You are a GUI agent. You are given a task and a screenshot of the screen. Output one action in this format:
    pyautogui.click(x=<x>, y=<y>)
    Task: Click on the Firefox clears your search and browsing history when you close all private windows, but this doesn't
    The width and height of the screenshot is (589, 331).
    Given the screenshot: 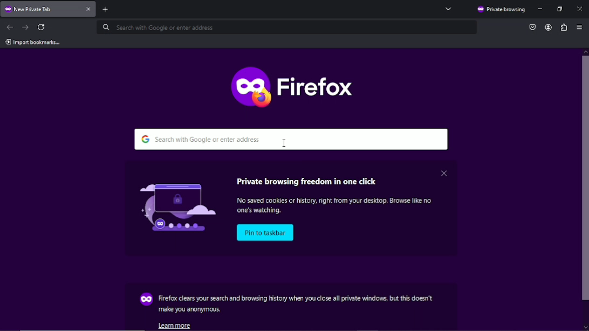 What is the action you would take?
    pyautogui.click(x=296, y=298)
    